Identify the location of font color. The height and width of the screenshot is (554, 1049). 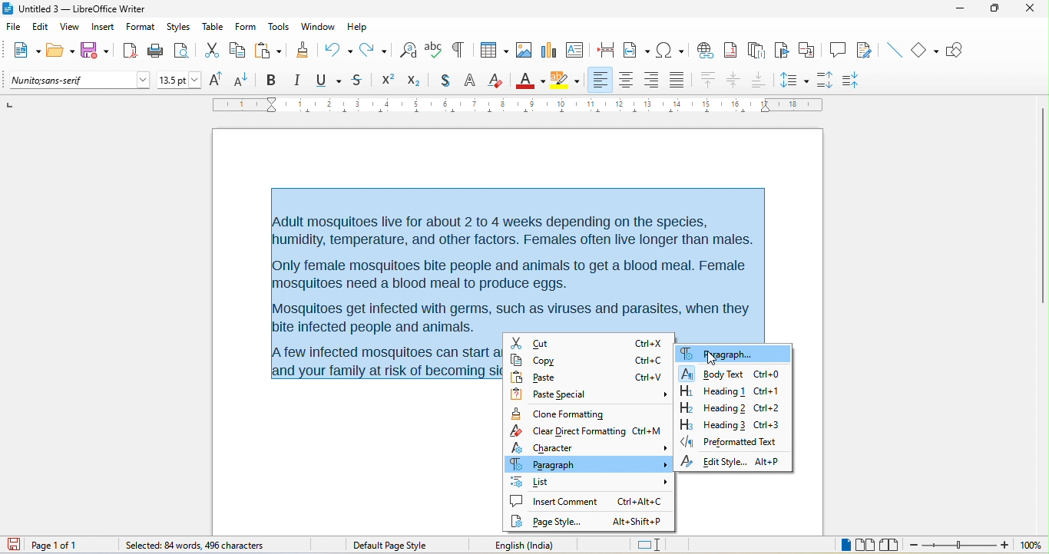
(531, 79).